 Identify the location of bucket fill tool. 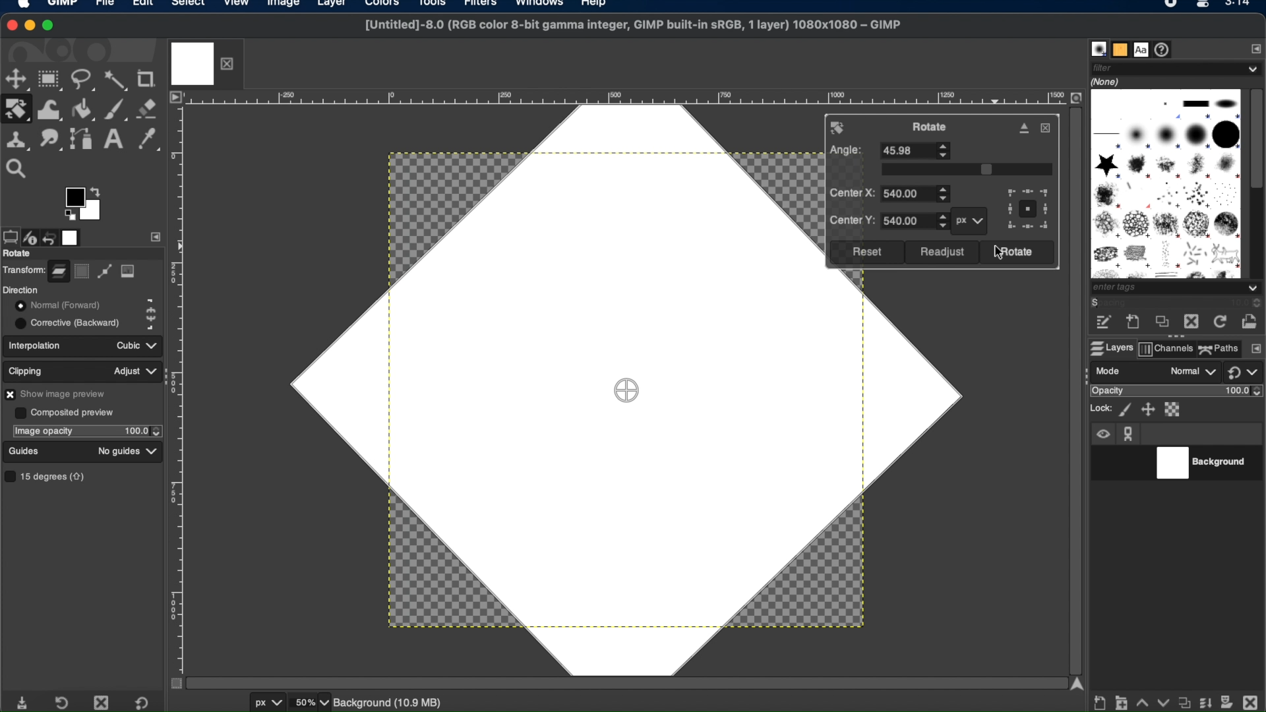
(84, 109).